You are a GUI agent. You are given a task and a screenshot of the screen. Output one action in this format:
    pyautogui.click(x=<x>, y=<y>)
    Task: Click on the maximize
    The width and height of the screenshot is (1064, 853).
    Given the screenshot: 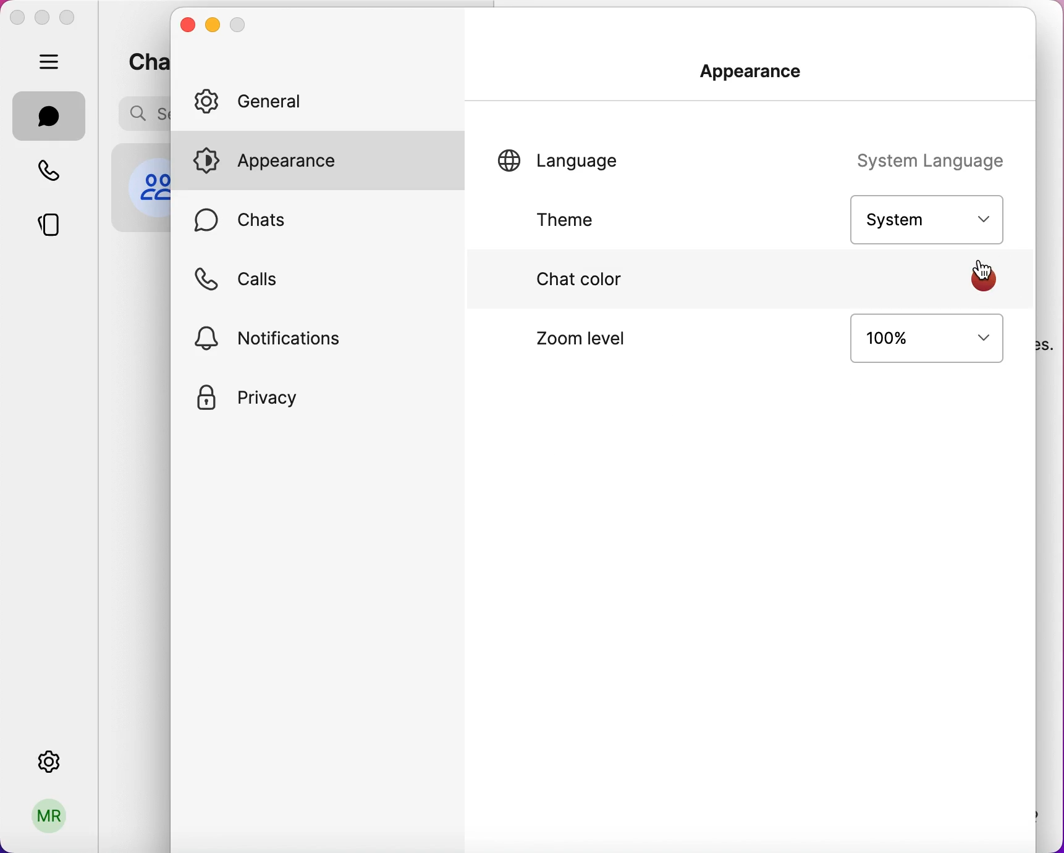 What is the action you would take?
    pyautogui.click(x=72, y=18)
    